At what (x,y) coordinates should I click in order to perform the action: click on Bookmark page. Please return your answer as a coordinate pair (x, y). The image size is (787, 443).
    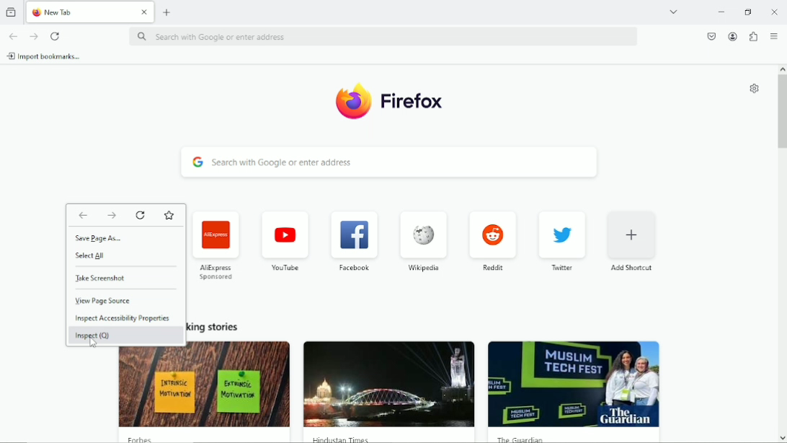
    Looking at the image, I should click on (169, 216).